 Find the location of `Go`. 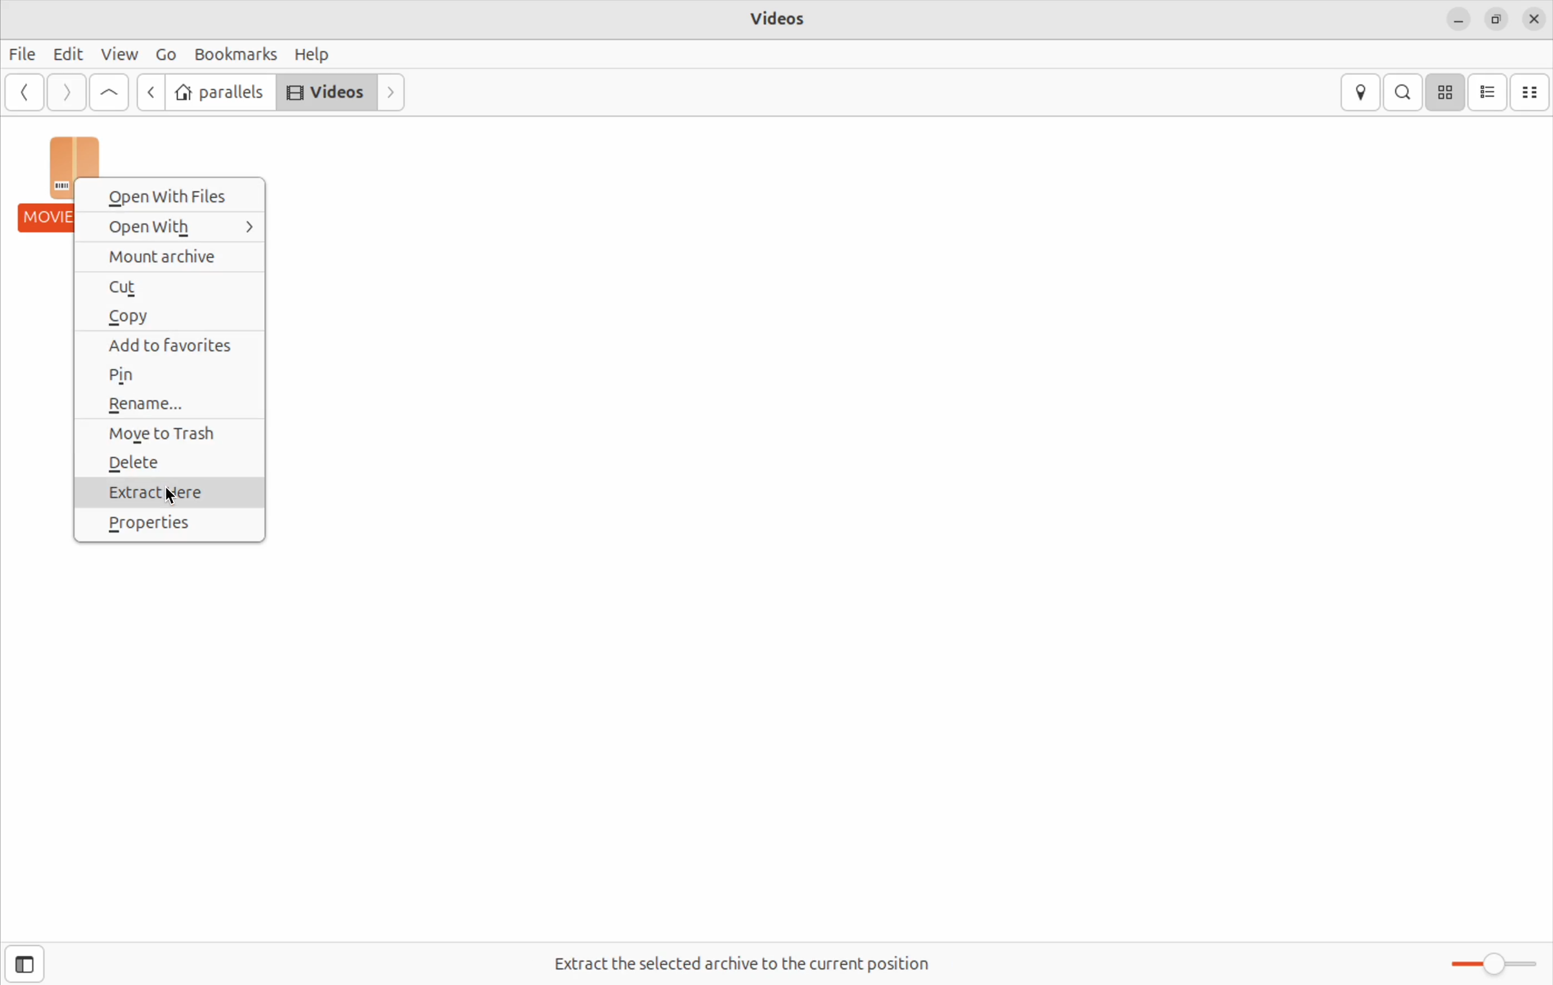

Go is located at coordinates (163, 54).